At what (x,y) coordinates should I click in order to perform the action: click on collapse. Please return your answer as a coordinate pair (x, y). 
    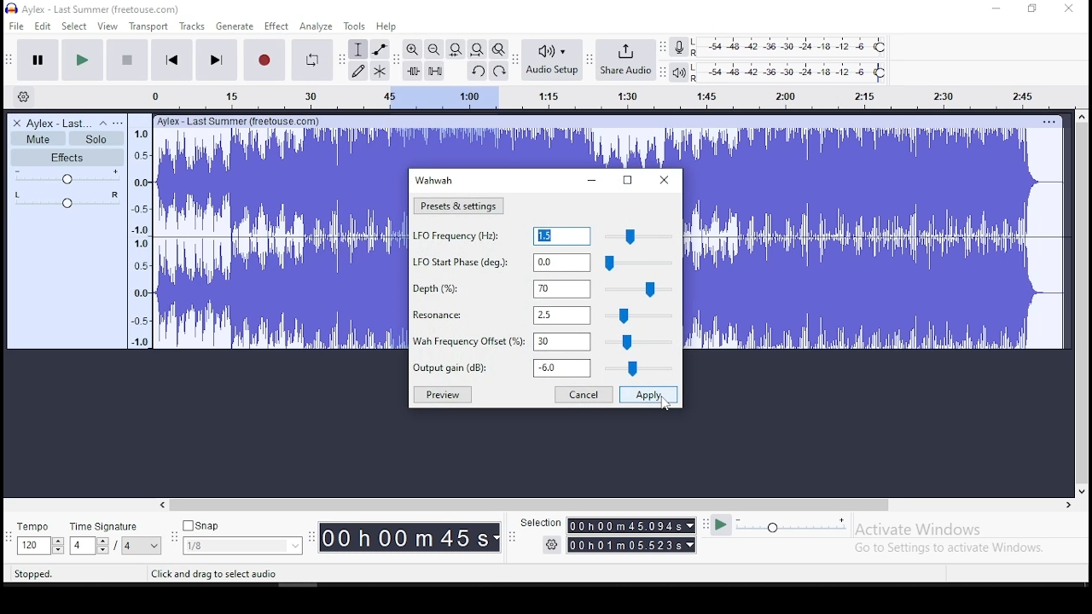
    Looking at the image, I should click on (102, 124).